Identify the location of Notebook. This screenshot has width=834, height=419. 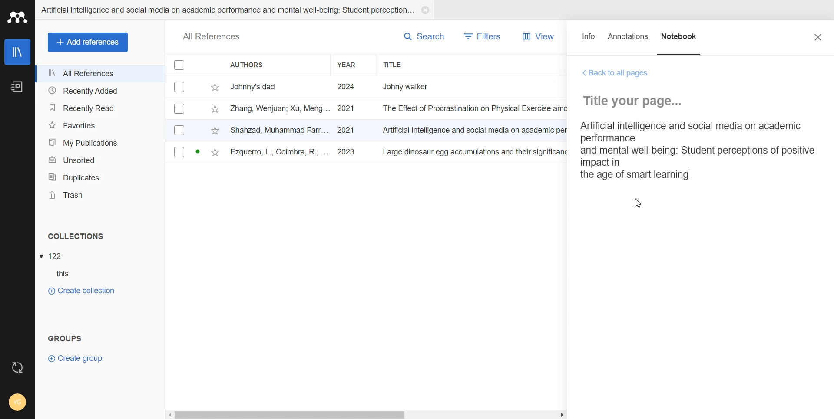
(17, 87).